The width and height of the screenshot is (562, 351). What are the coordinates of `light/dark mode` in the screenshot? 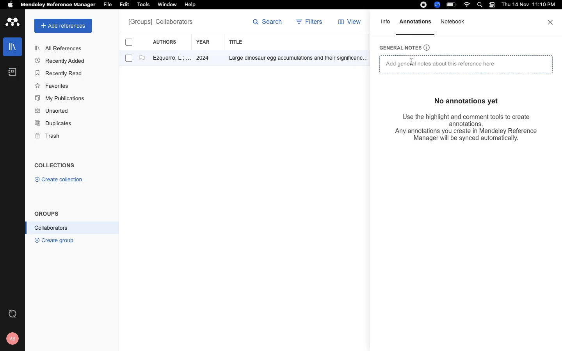 It's located at (492, 5).